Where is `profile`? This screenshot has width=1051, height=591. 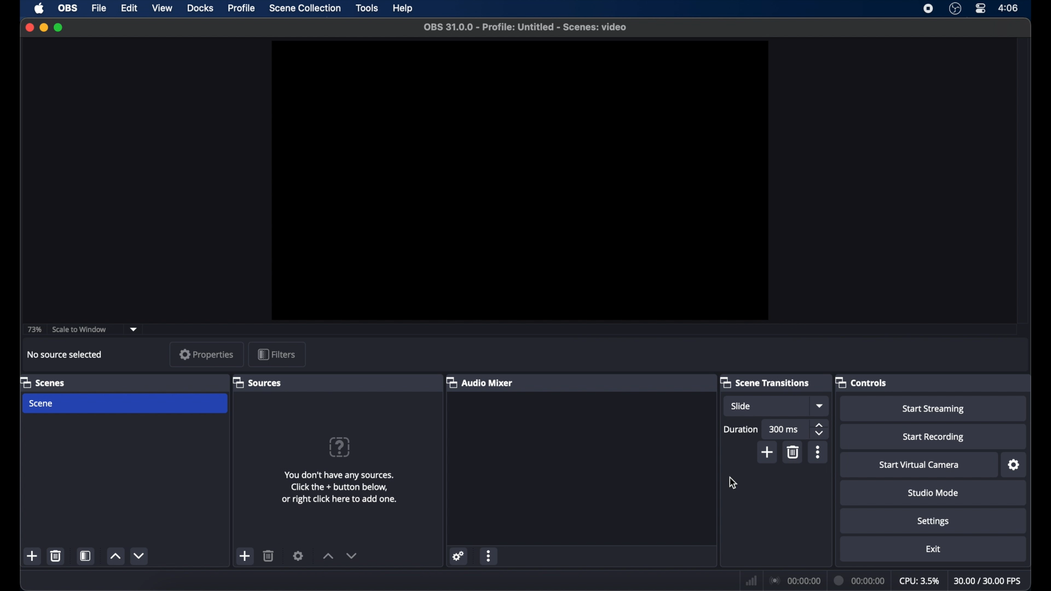 profile is located at coordinates (242, 8).